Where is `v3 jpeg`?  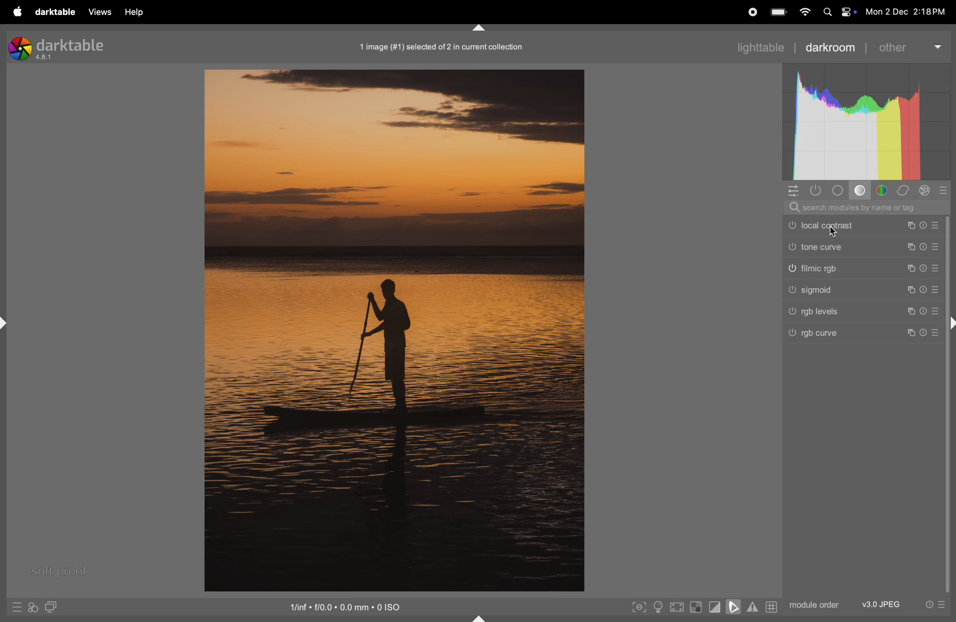 v3 jpeg is located at coordinates (879, 604).